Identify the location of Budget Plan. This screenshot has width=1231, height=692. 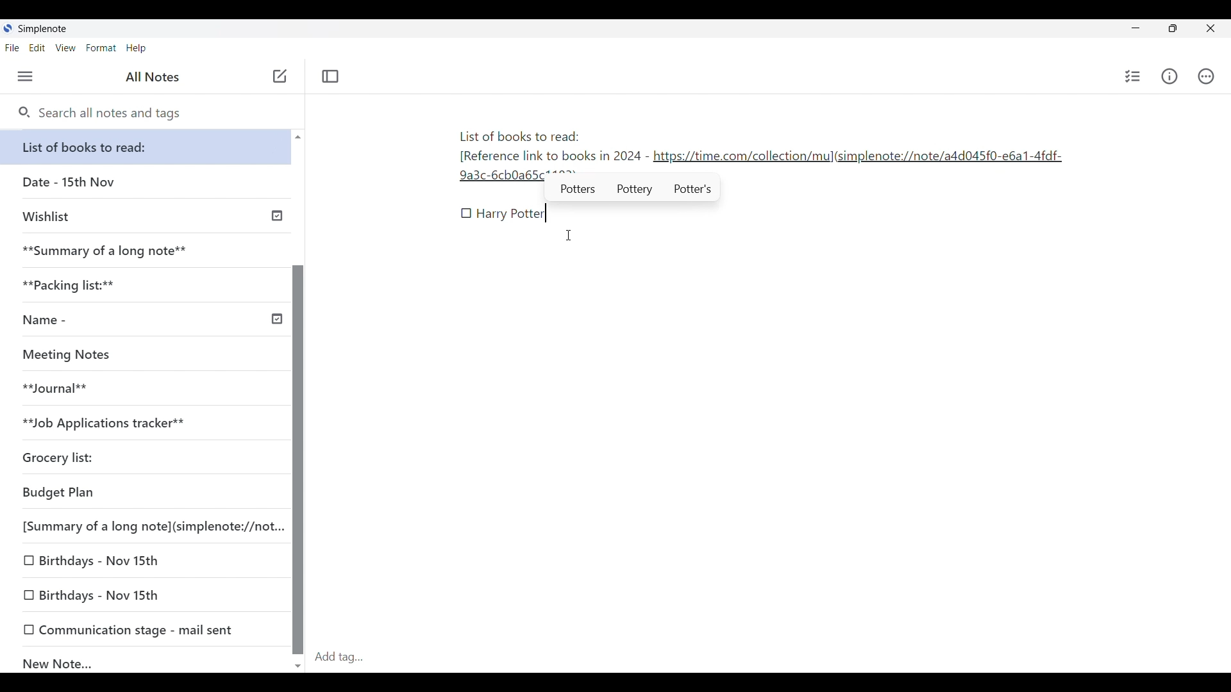
(144, 493).